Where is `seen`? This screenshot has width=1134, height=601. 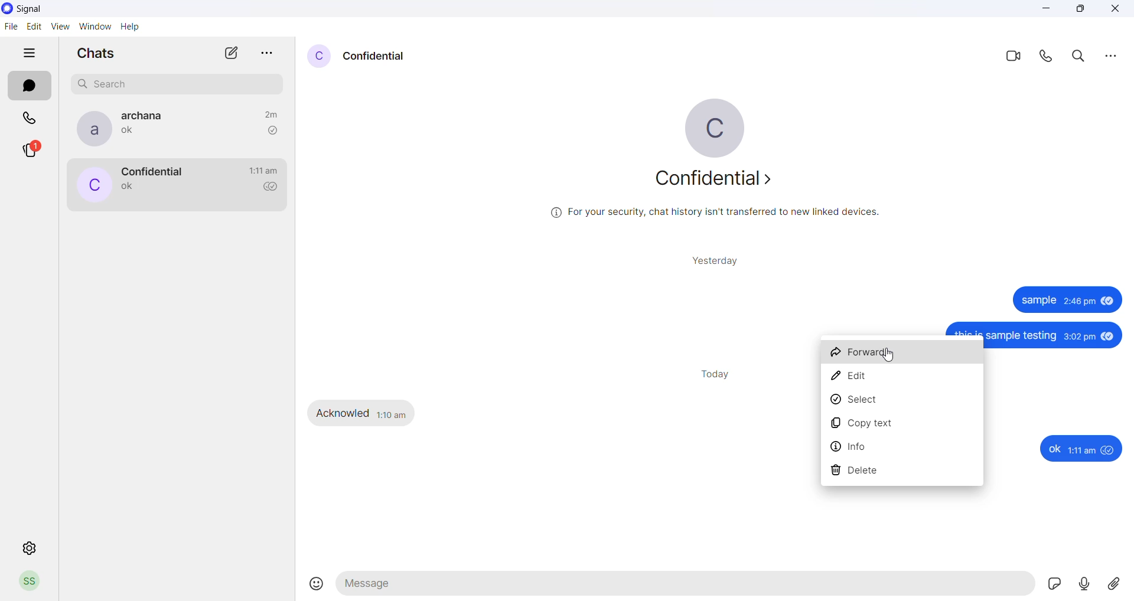
seen is located at coordinates (1108, 303).